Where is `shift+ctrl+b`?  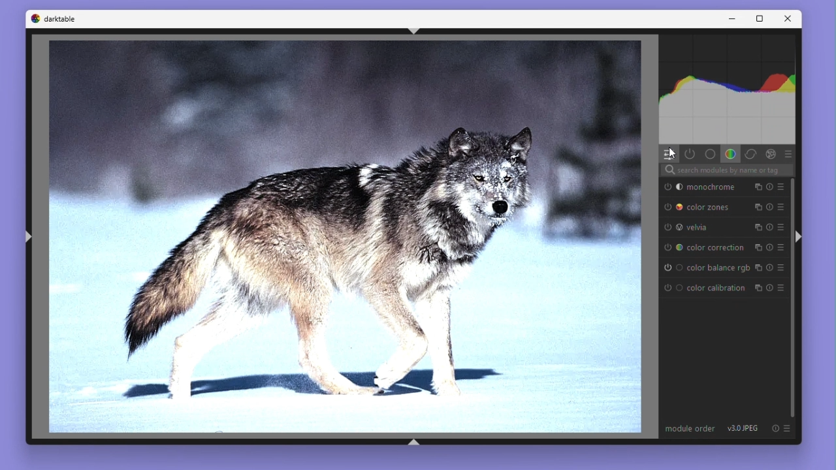 shift+ctrl+b is located at coordinates (416, 442).